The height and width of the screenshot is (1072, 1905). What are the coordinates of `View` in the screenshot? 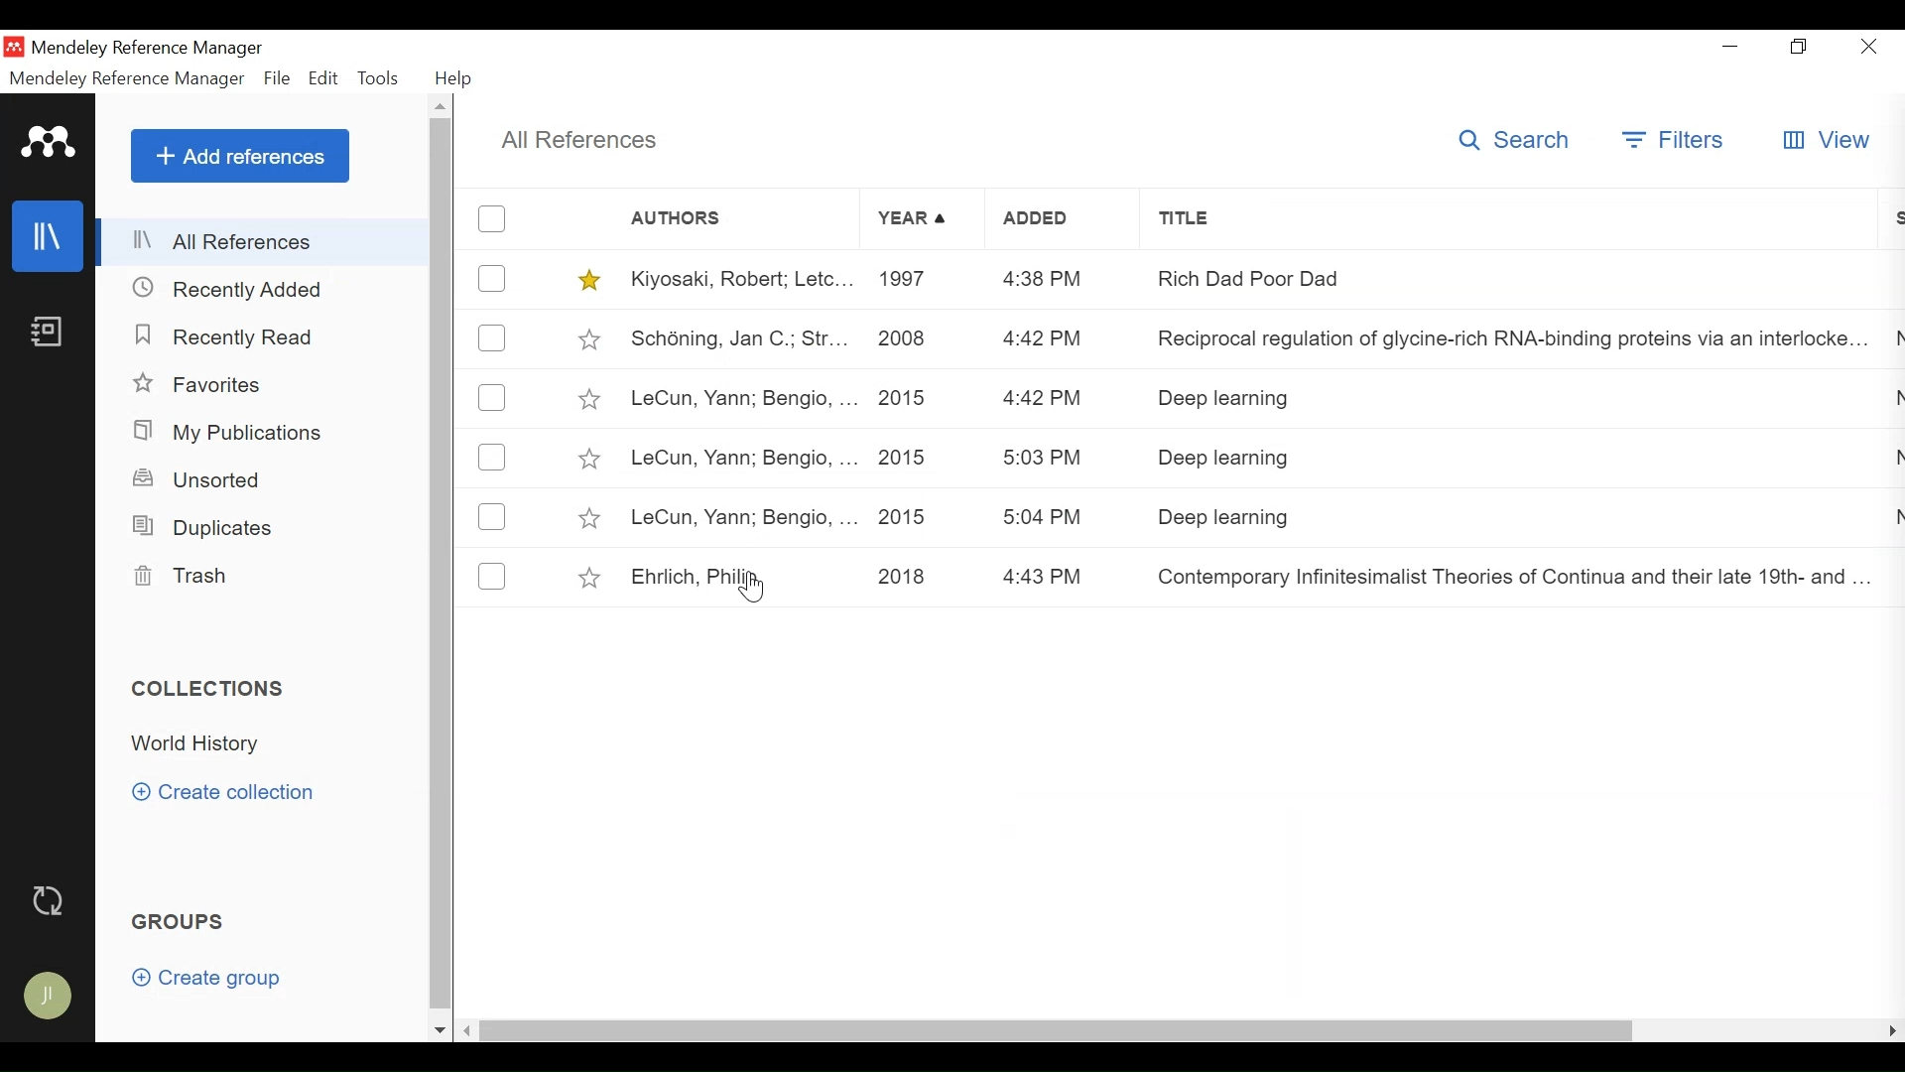 It's located at (1826, 141).